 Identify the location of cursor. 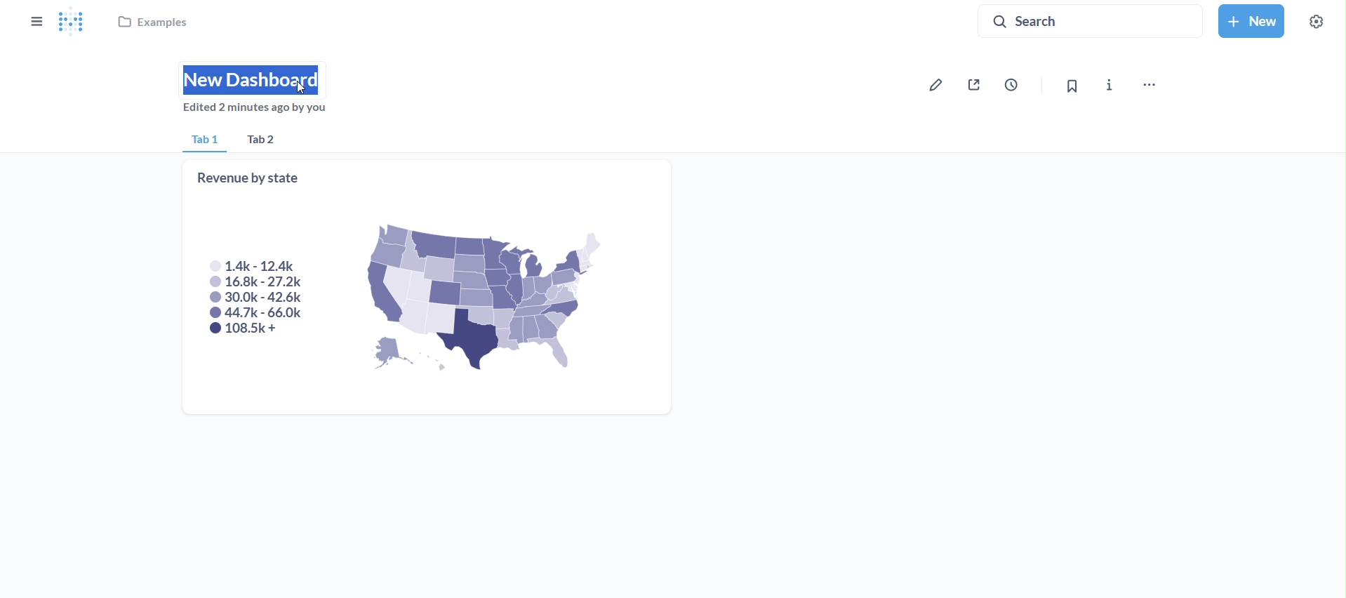
(302, 87).